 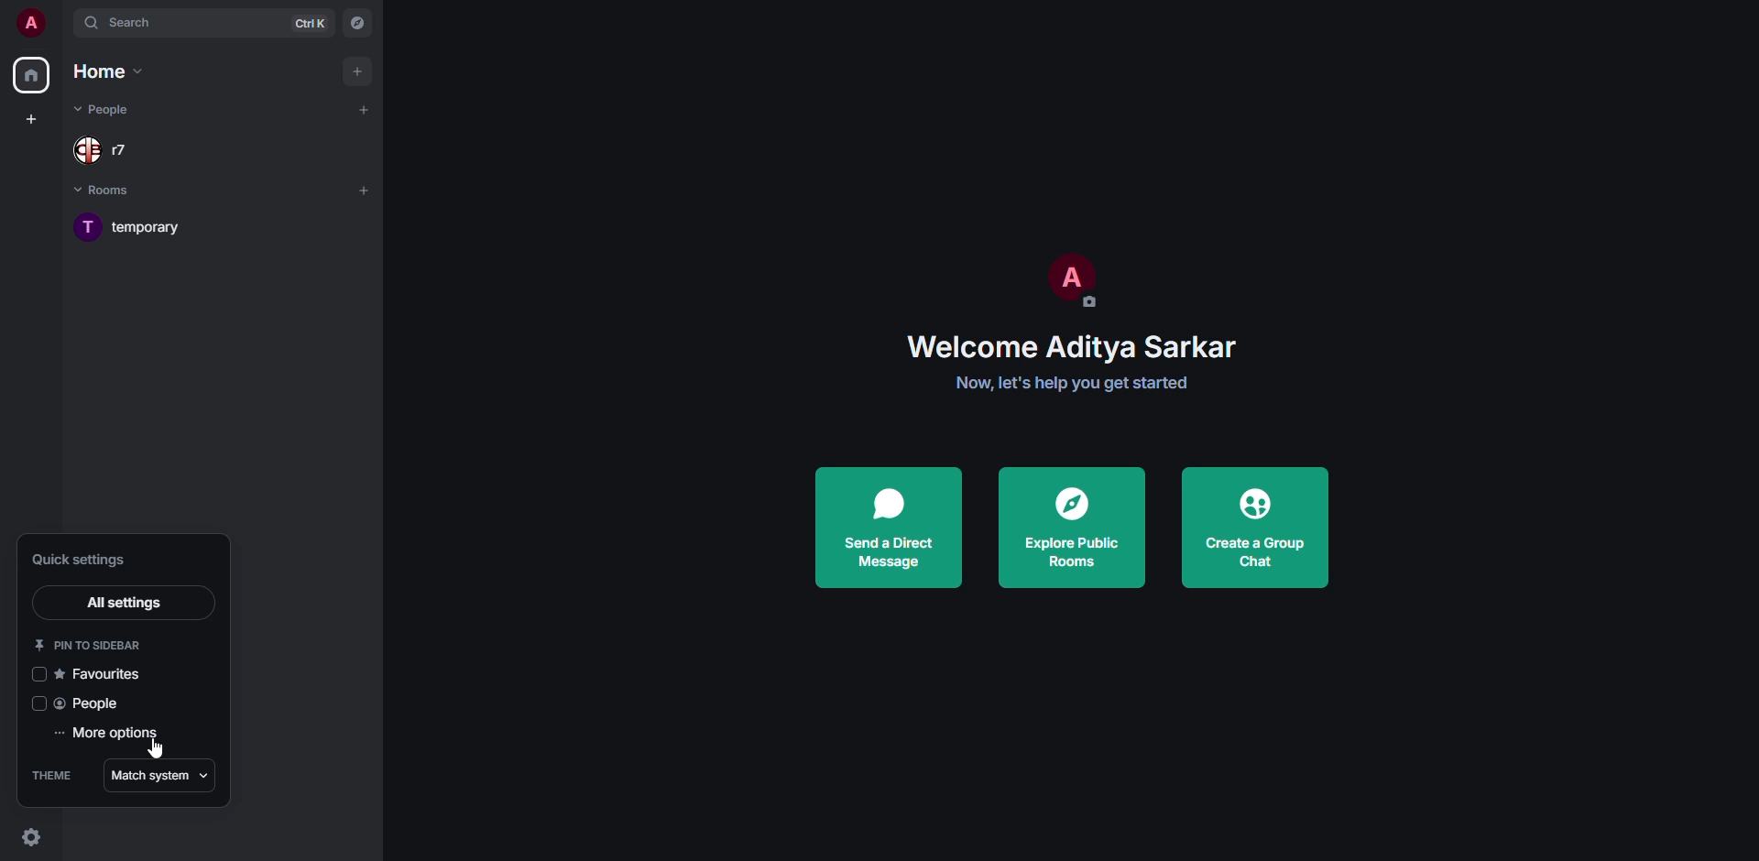 What do you see at coordinates (1074, 527) in the screenshot?
I see `explore public rooms` at bounding box center [1074, 527].